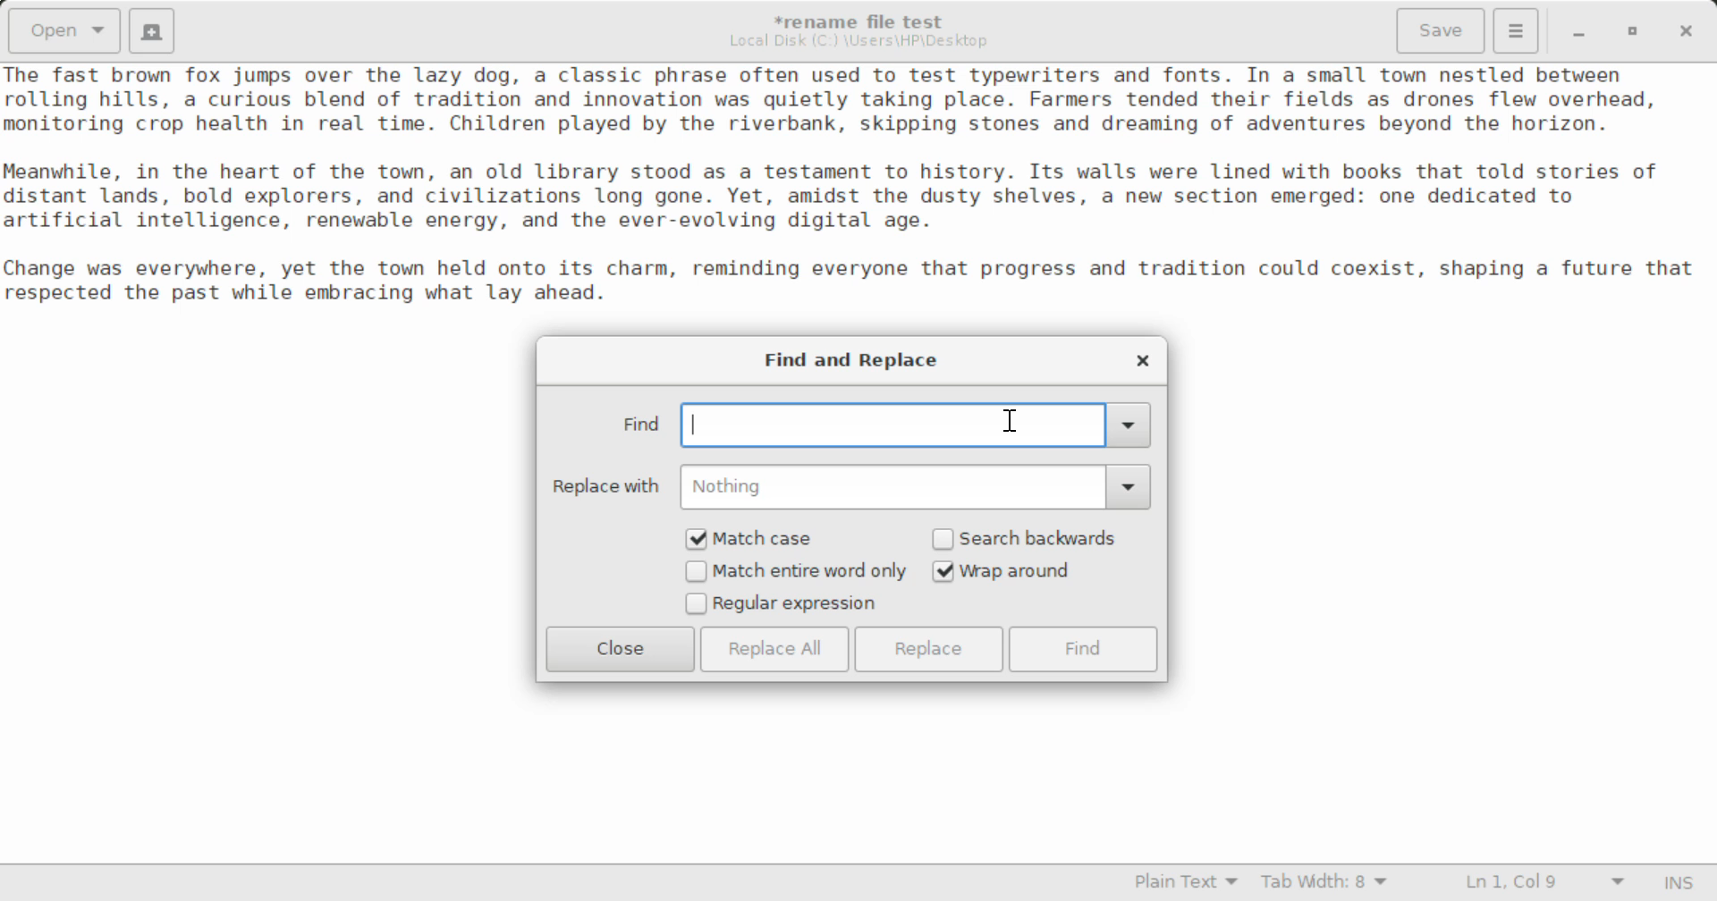  What do you see at coordinates (1582, 30) in the screenshot?
I see `Restore Down` at bounding box center [1582, 30].